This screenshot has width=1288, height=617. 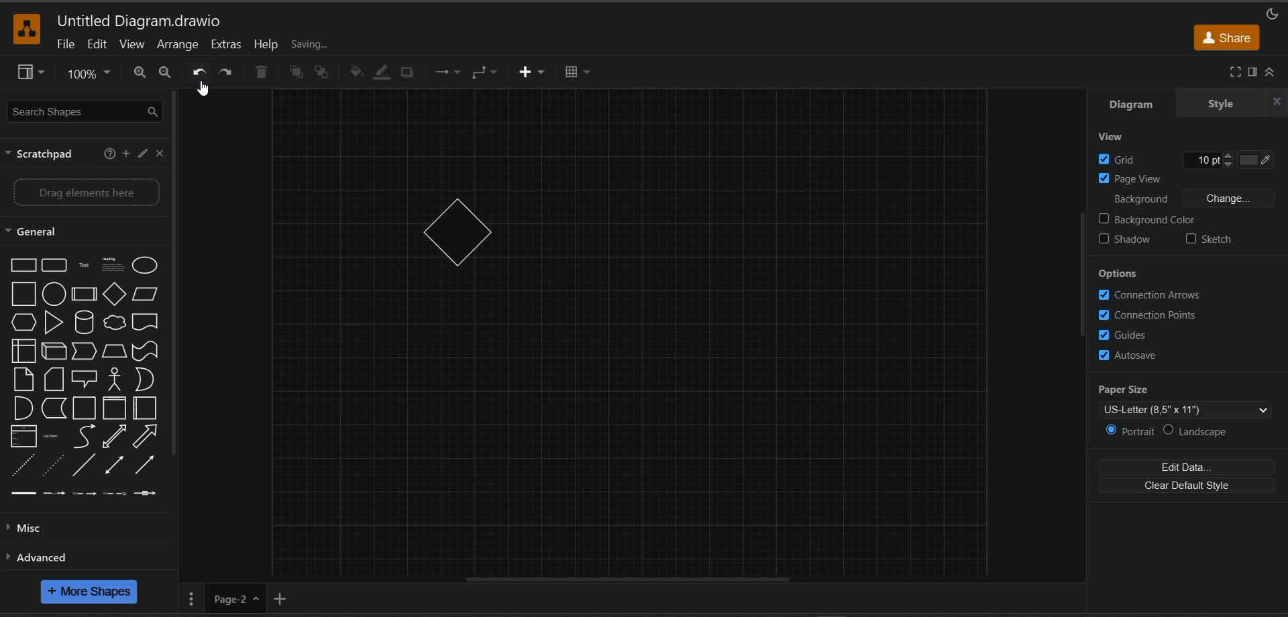 I want to click on clear default style, so click(x=1193, y=486).